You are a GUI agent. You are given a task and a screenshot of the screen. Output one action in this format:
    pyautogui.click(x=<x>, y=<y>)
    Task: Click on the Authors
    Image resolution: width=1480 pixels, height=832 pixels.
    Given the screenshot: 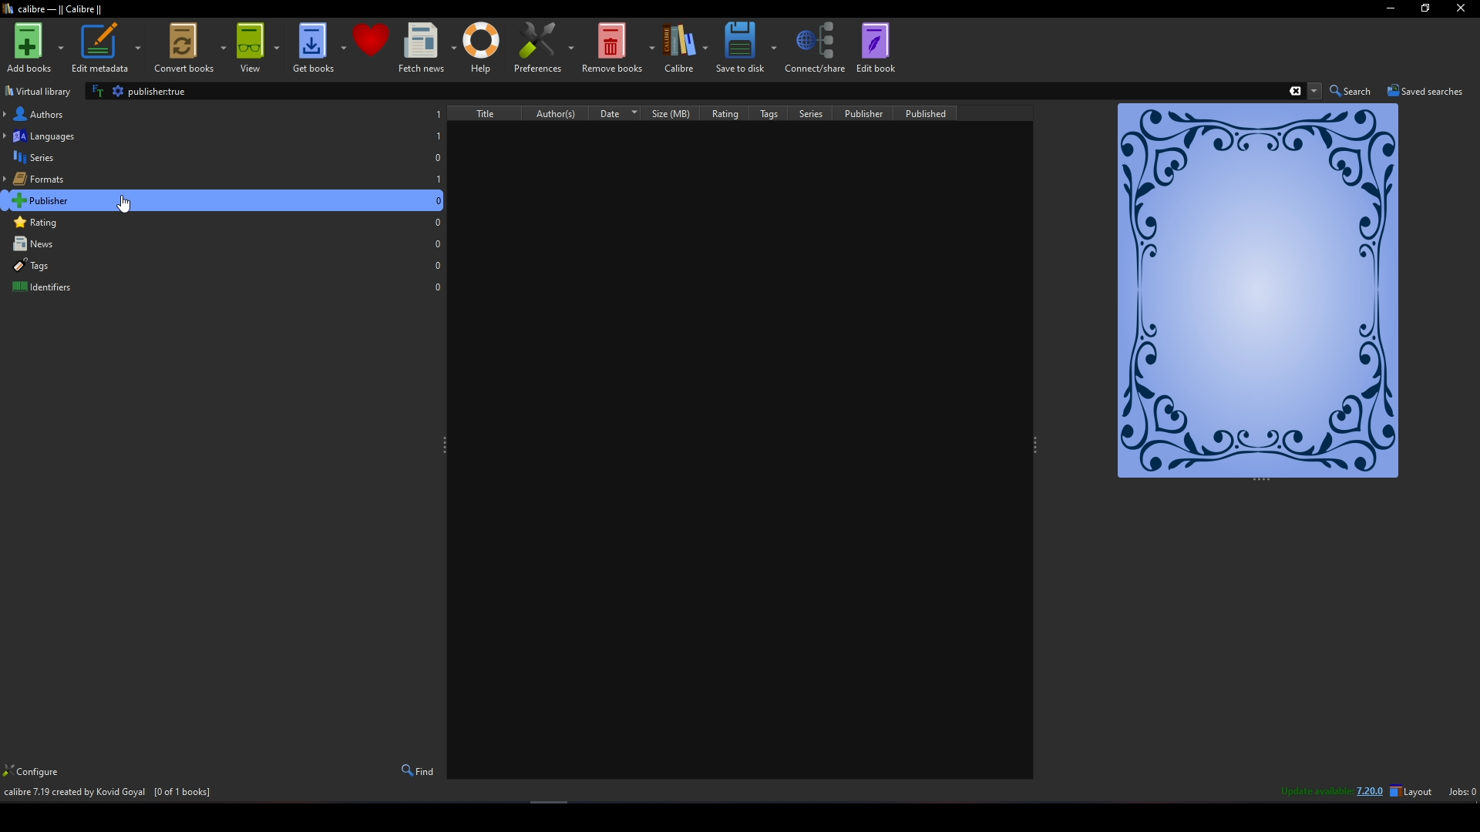 What is the action you would take?
    pyautogui.click(x=224, y=113)
    